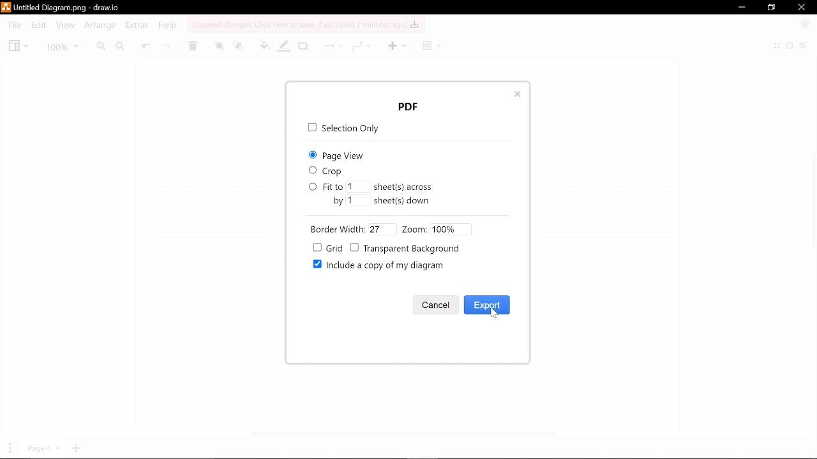  What do you see at coordinates (408, 106) in the screenshot?
I see `pop up window title` at bounding box center [408, 106].